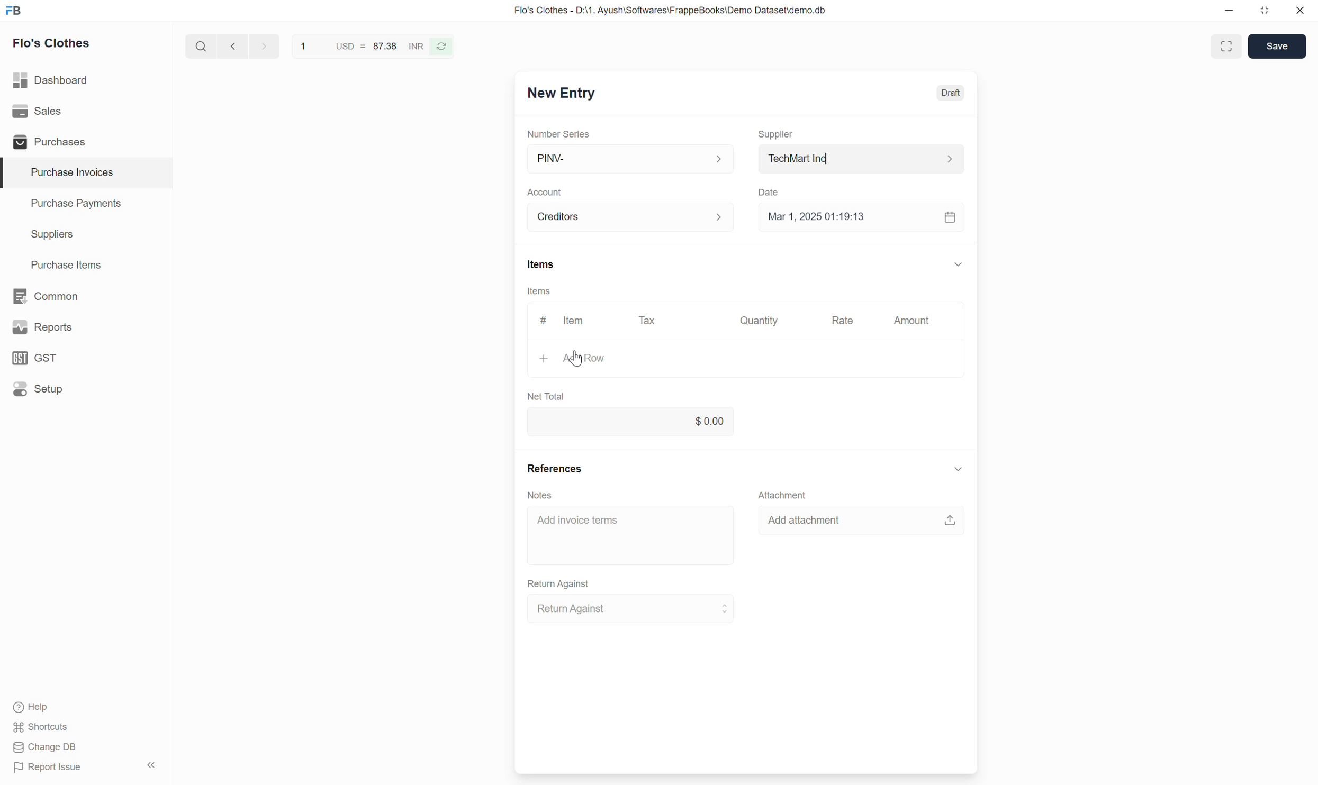 The height and width of the screenshot is (785, 1318). Describe the element at coordinates (40, 111) in the screenshot. I see `Sales` at that location.